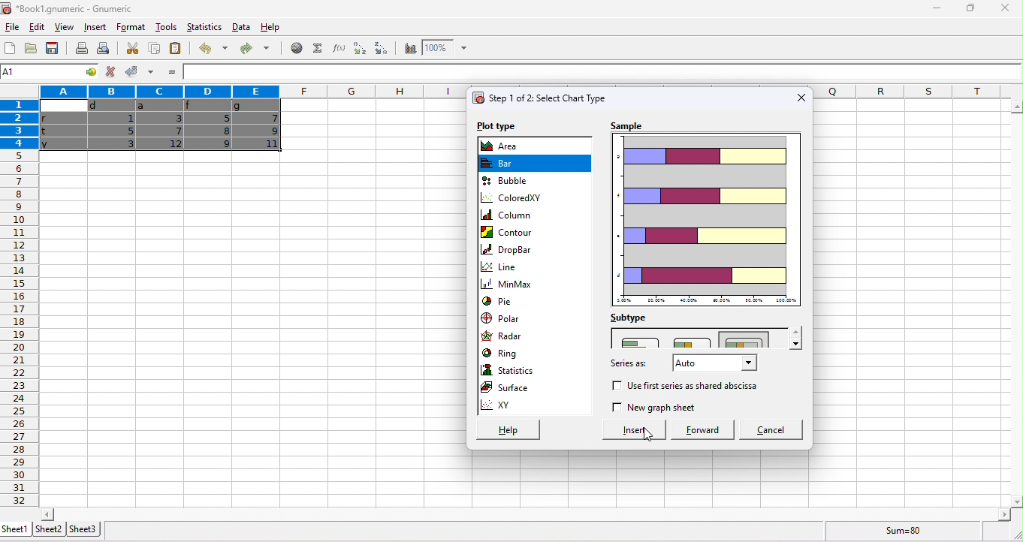 This screenshot has width=1023, height=542. I want to click on =, so click(174, 72).